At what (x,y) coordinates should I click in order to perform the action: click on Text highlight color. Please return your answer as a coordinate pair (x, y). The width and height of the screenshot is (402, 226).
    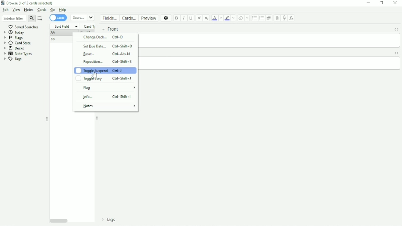
    Looking at the image, I should click on (227, 18).